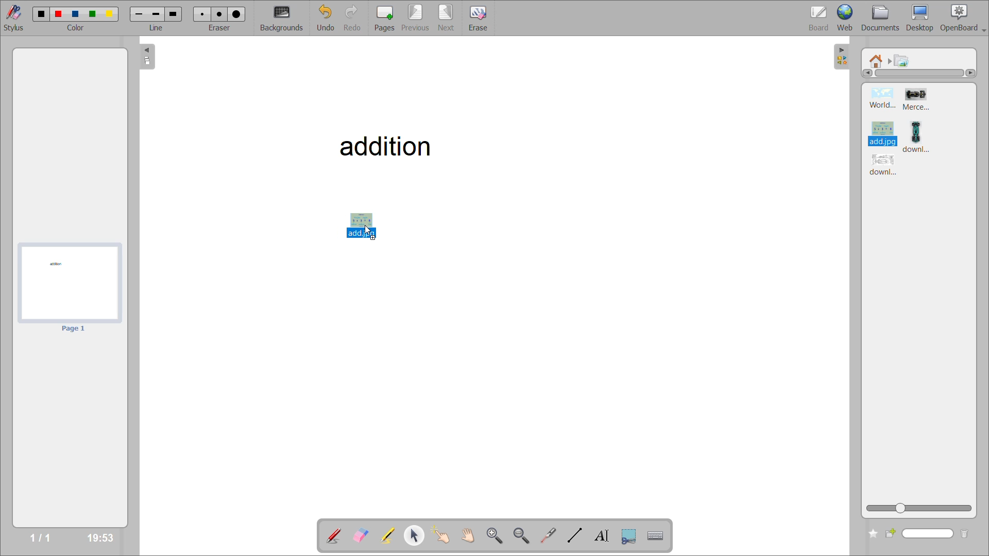 This screenshot has width=989, height=556. I want to click on openboard, so click(964, 18).